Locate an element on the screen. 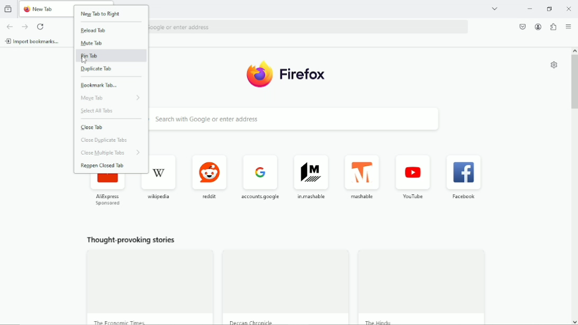 This screenshot has width=578, height=325. YouTube is located at coordinates (414, 179).